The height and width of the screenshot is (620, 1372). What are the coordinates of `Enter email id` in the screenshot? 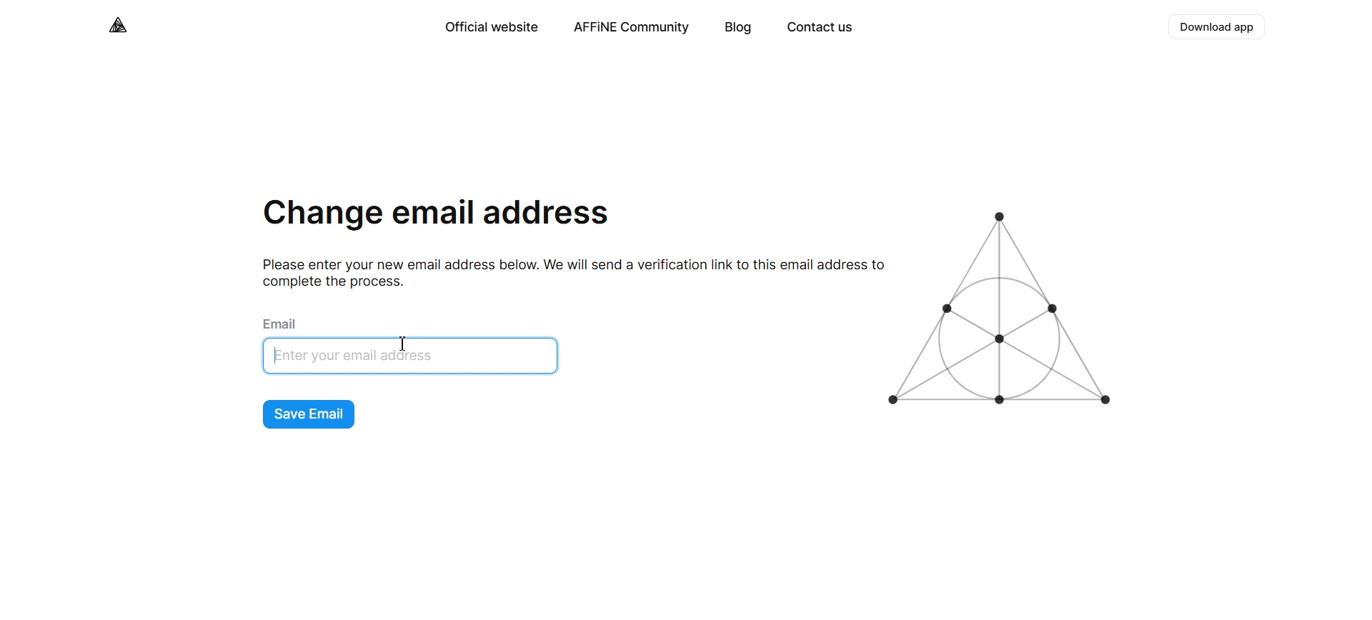 It's located at (416, 357).